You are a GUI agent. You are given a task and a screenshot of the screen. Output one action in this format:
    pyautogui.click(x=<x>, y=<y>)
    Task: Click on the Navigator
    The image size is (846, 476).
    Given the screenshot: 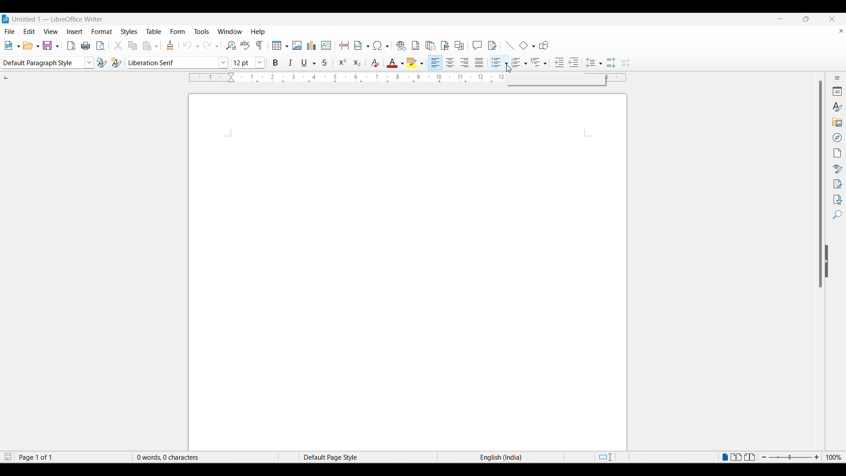 What is the action you would take?
    pyautogui.click(x=836, y=137)
    